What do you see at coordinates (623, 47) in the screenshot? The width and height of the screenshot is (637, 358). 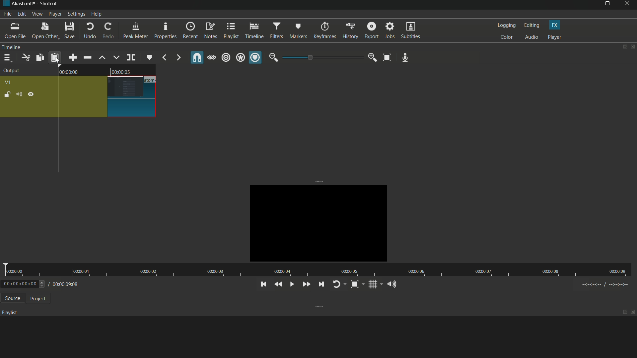 I see `change layout` at bounding box center [623, 47].